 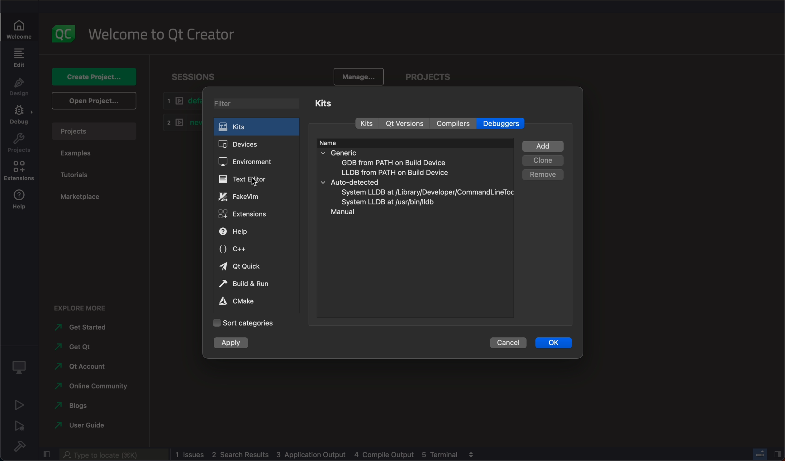 What do you see at coordinates (256, 196) in the screenshot?
I see `fakevim` at bounding box center [256, 196].